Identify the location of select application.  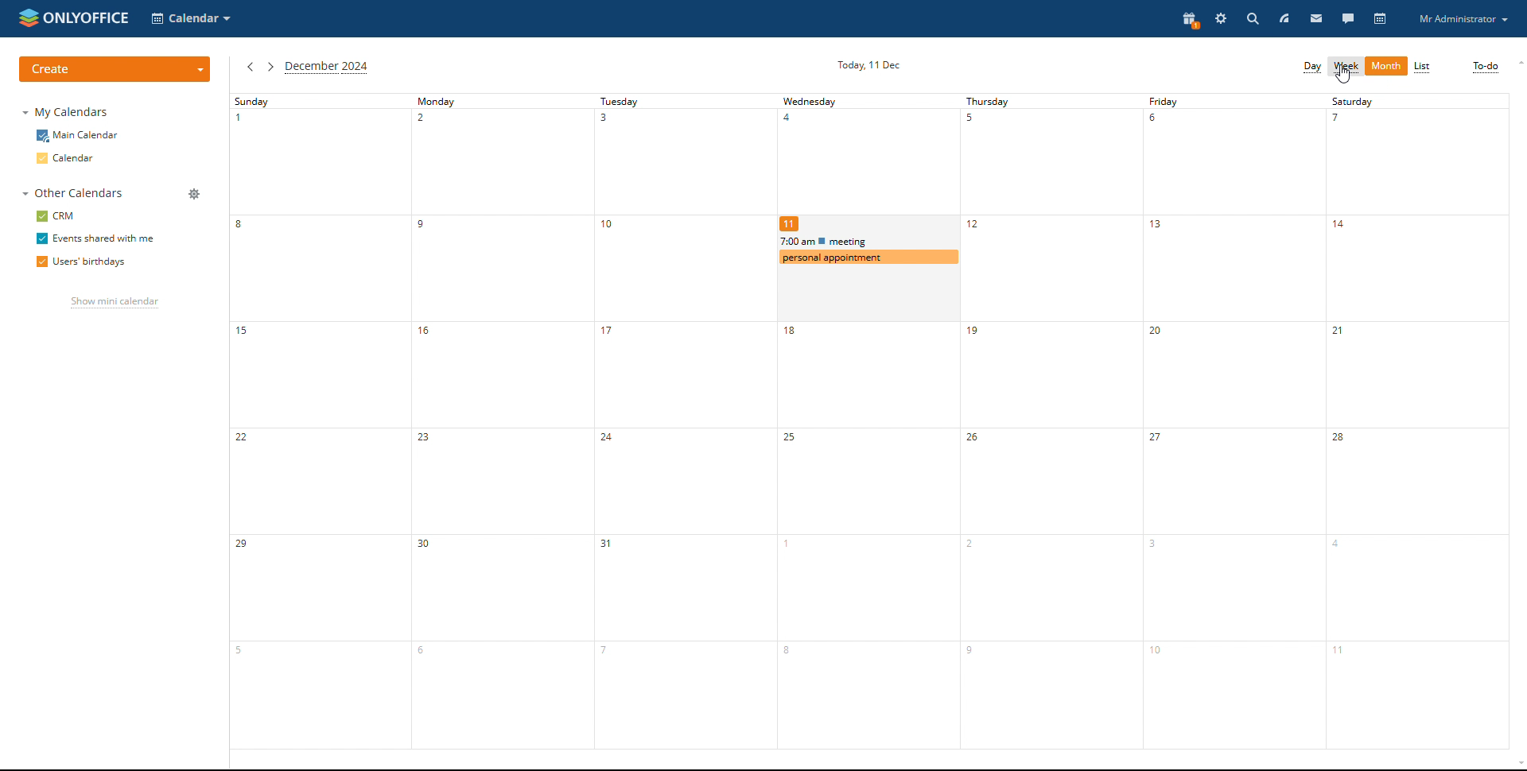
(192, 18).